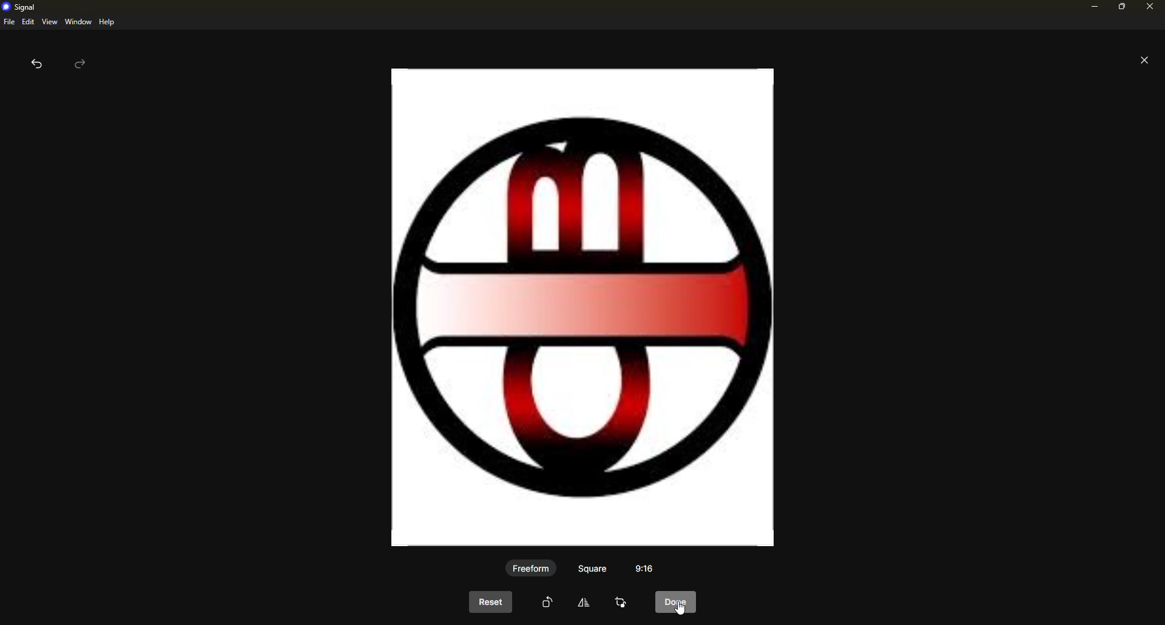  What do you see at coordinates (8, 22) in the screenshot?
I see `file` at bounding box center [8, 22].